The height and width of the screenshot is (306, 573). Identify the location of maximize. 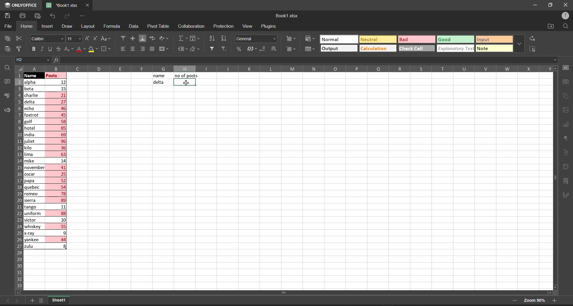
(552, 5).